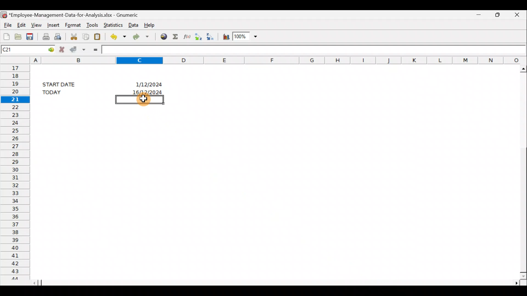 The width and height of the screenshot is (527, 296). What do you see at coordinates (143, 101) in the screenshot?
I see `Cursor on cell C21` at bounding box center [143, 101].